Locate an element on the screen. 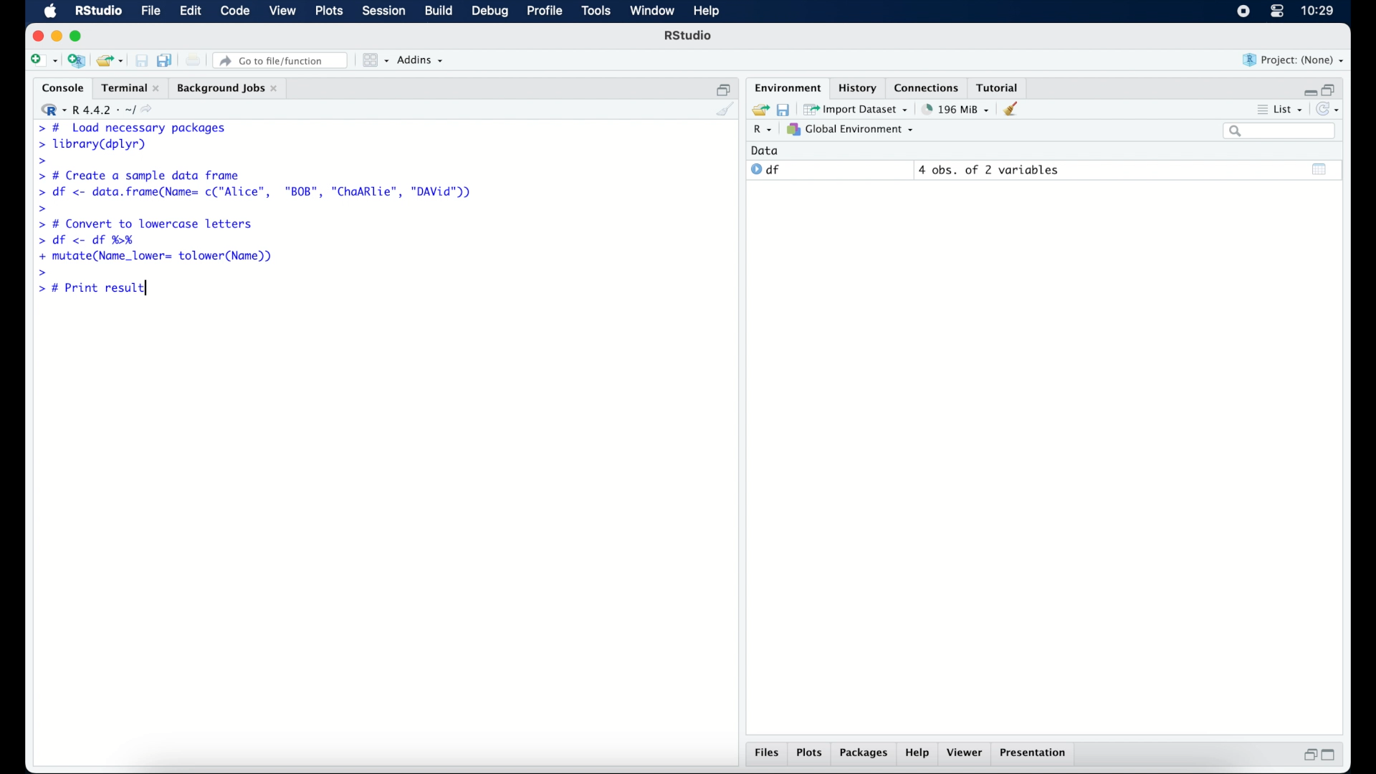  command prompt is located at coordinates (39, 161).